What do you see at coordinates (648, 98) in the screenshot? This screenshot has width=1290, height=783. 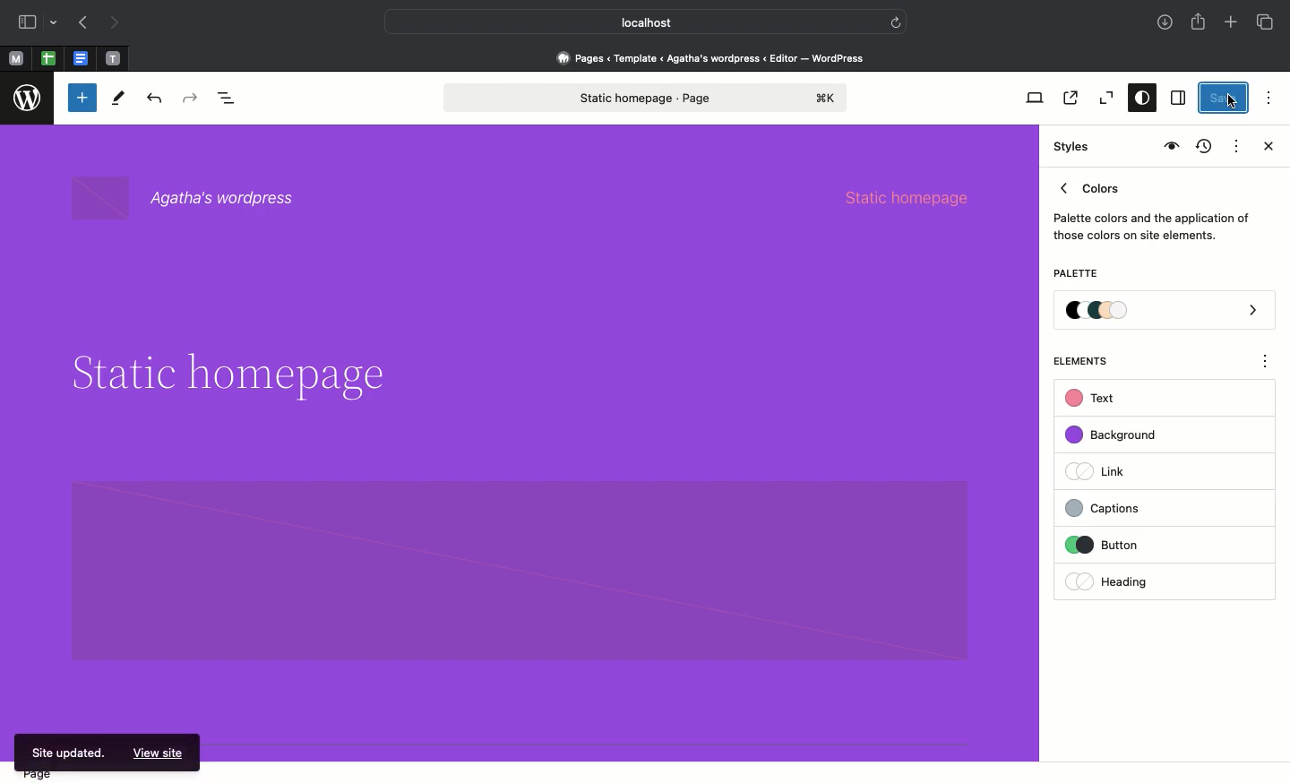 I see `Static homepage` at bounding box center [648, 98].